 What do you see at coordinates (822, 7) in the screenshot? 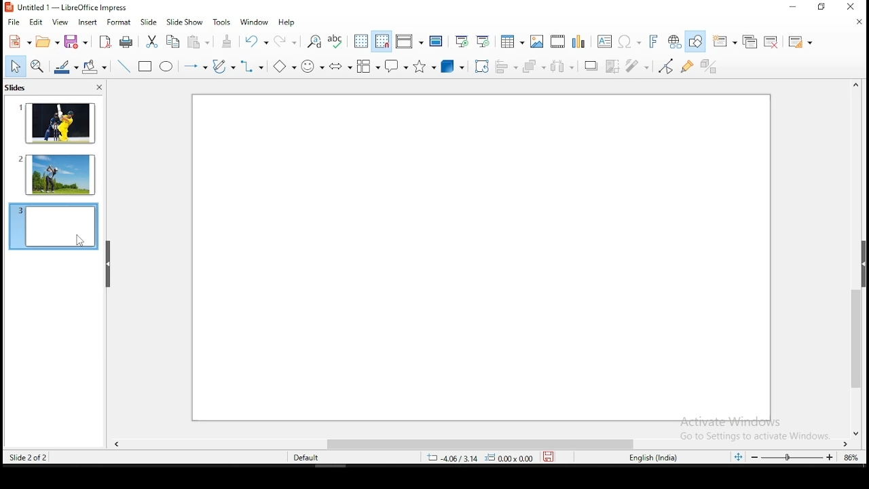
I see `restore` at bounding box center [822, 7].